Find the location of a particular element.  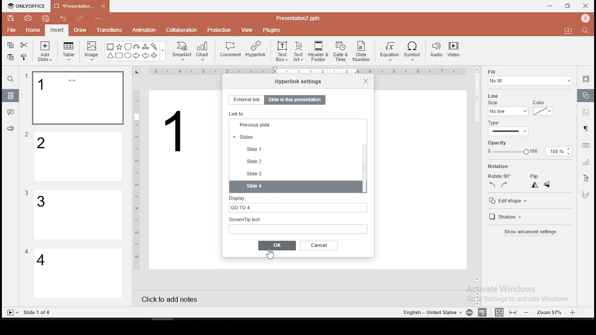

next slide is located at coordinates (294, 147).